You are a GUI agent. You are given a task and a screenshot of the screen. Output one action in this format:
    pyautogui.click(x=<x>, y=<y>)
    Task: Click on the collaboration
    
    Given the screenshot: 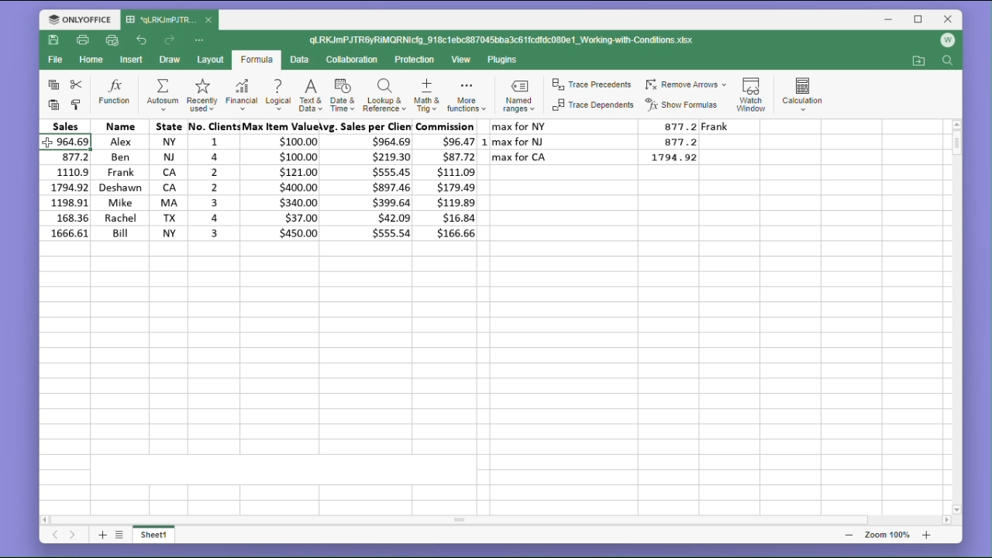 What is the action you would take?
    pyautogui.click(x=355, y=60)
    